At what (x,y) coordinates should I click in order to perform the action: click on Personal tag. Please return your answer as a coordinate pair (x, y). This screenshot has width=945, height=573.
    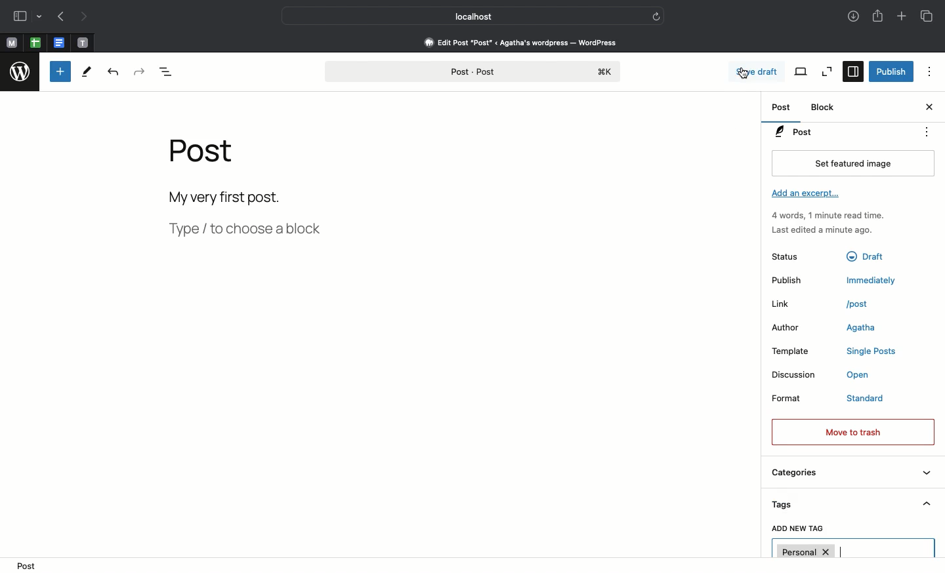
    Looking at the image, I should click on (853, 548).